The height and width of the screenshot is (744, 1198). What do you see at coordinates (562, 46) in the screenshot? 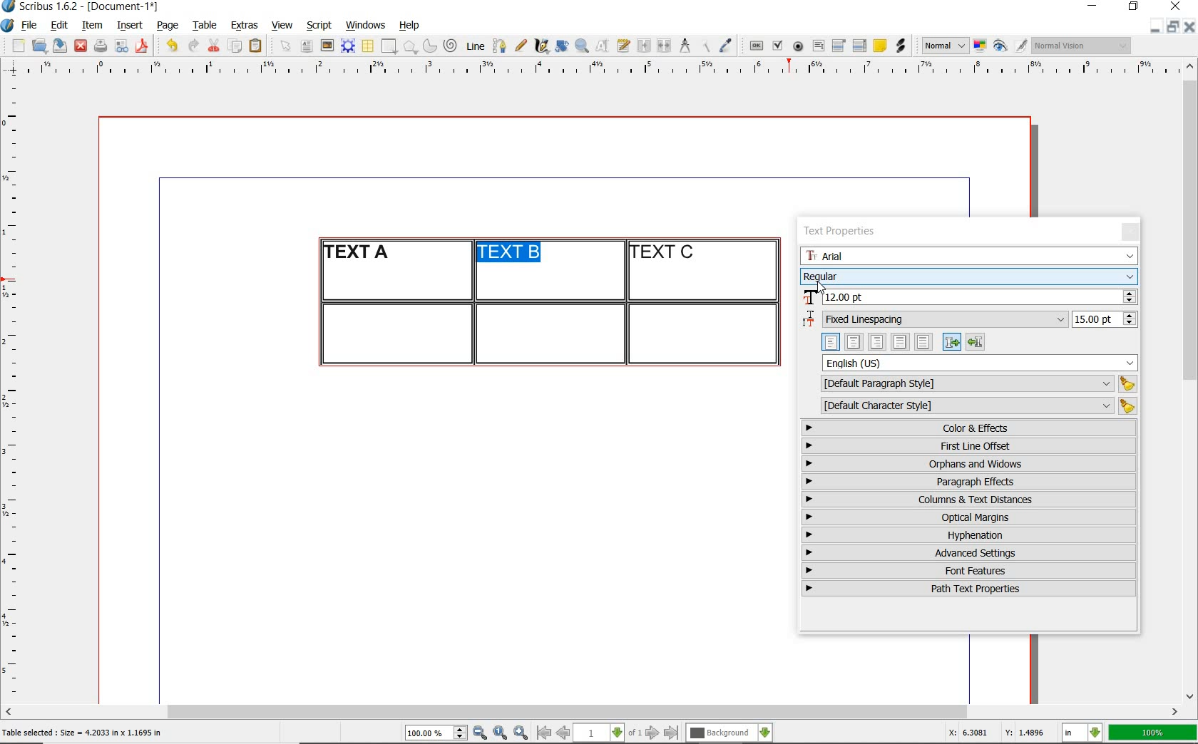
I see `rotate item` at bounding box center [562, 46].